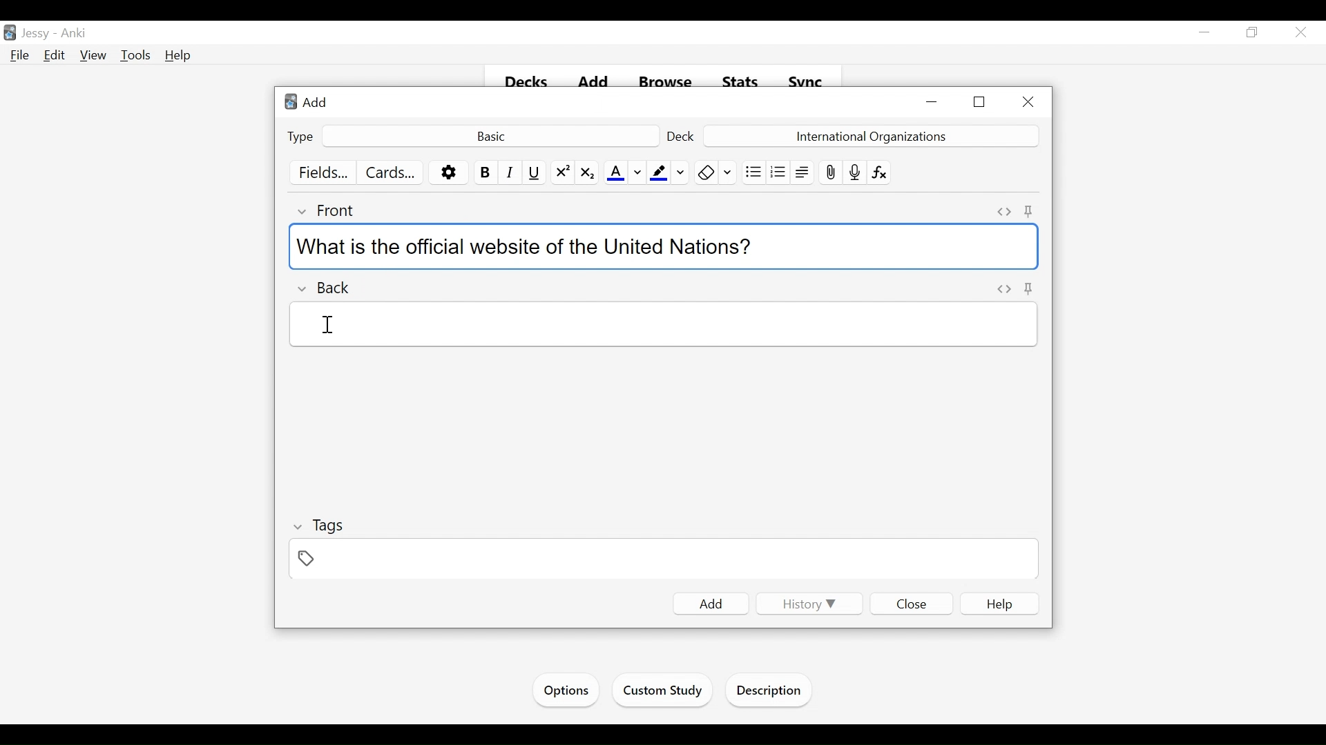 This screenshot has height=745, width=1326. I want to click on Back, so click(325, 288).